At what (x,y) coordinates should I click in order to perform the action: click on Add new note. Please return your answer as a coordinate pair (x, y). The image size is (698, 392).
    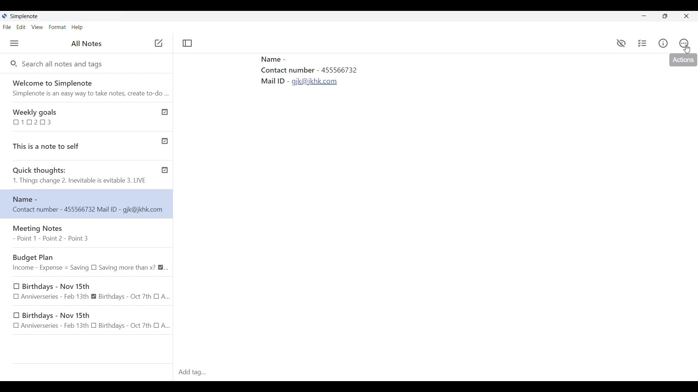
    Looking at the image, I should click on (159, 43).